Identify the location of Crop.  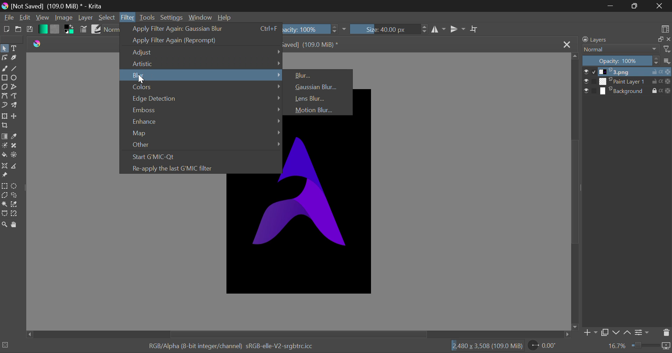
(474, 29).